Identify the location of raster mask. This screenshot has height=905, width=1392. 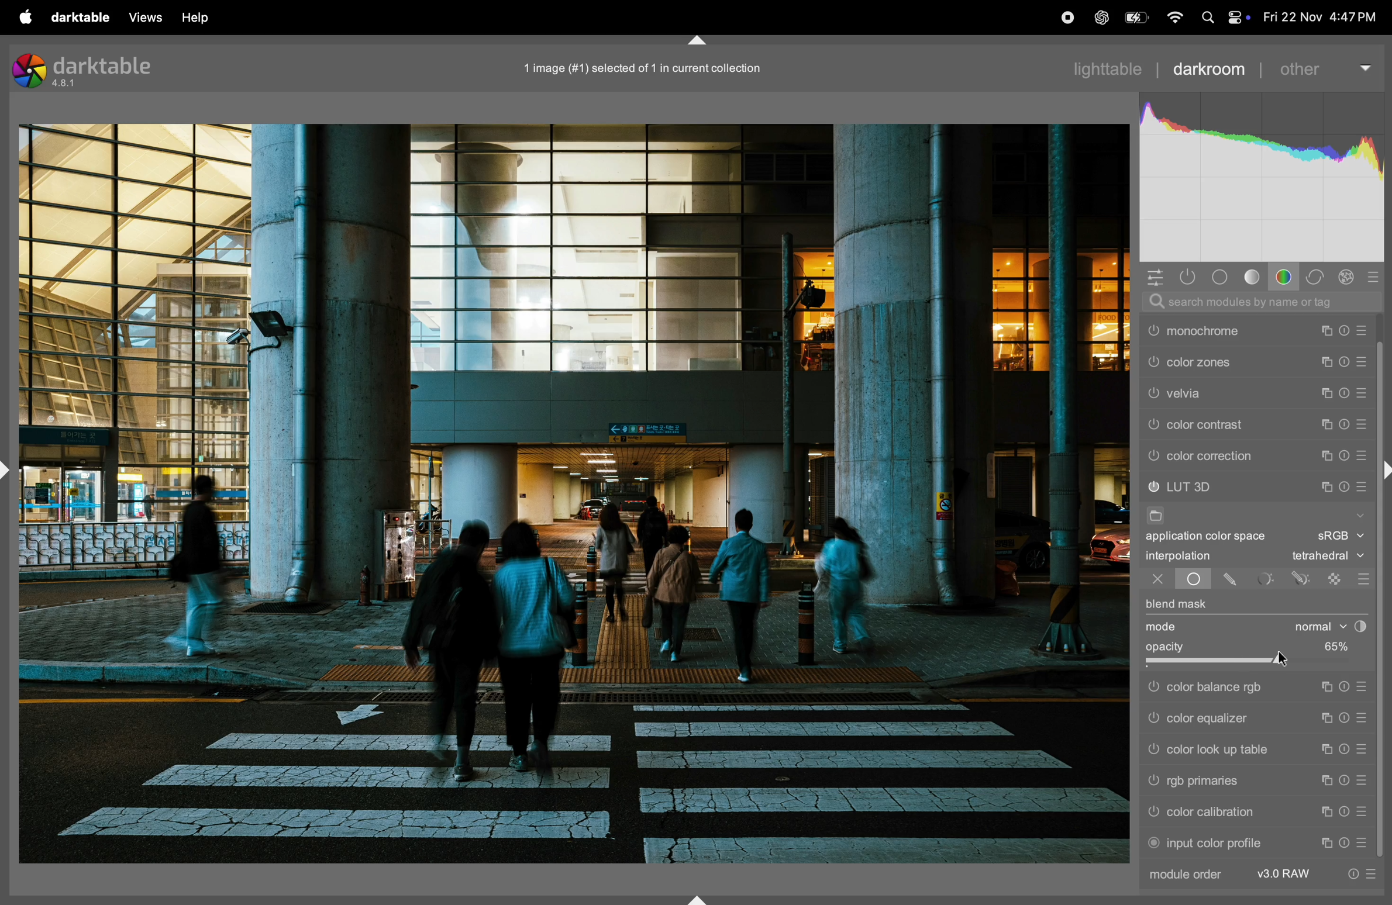
(1334, 578).